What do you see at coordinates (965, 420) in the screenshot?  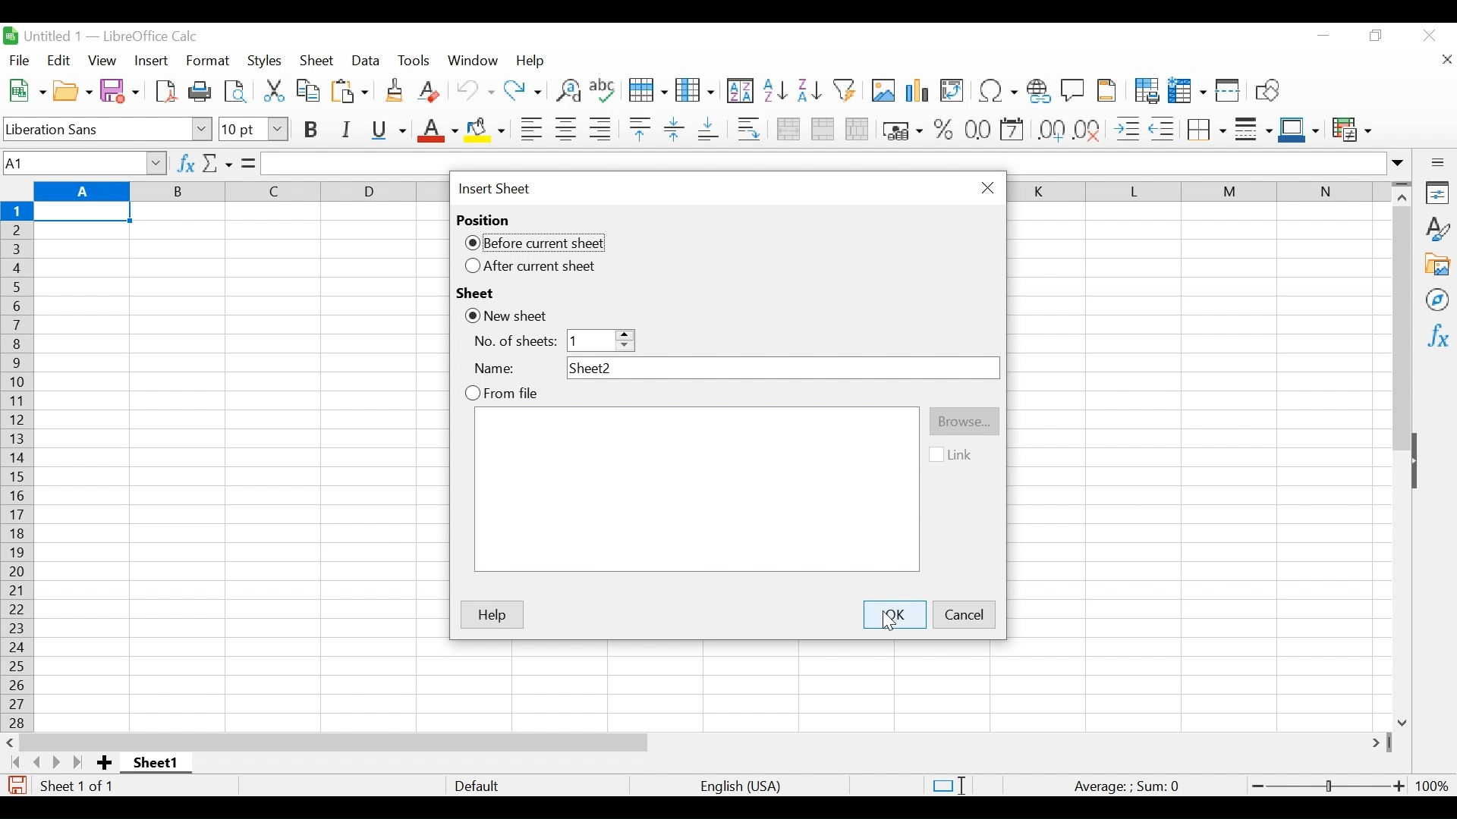 I see `Browse` at bounding box center [965, 420].